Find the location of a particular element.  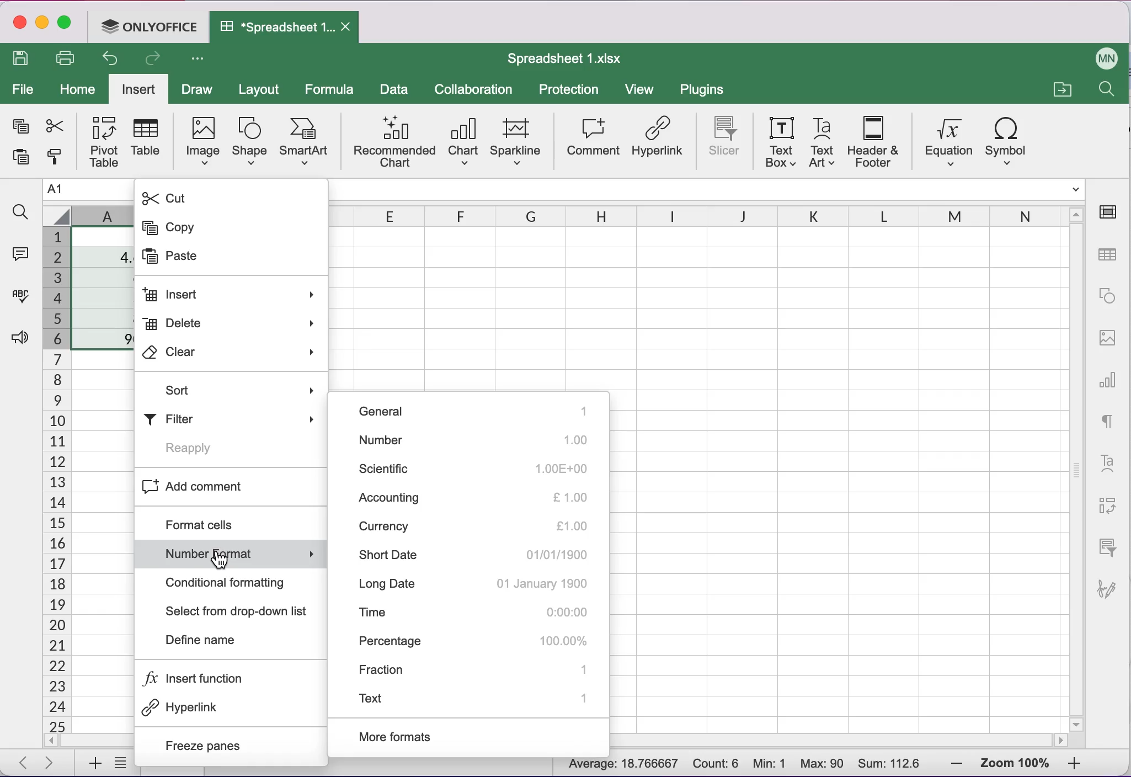

Spreadsheet 1.xIsx is located at coordinates (564, 57).